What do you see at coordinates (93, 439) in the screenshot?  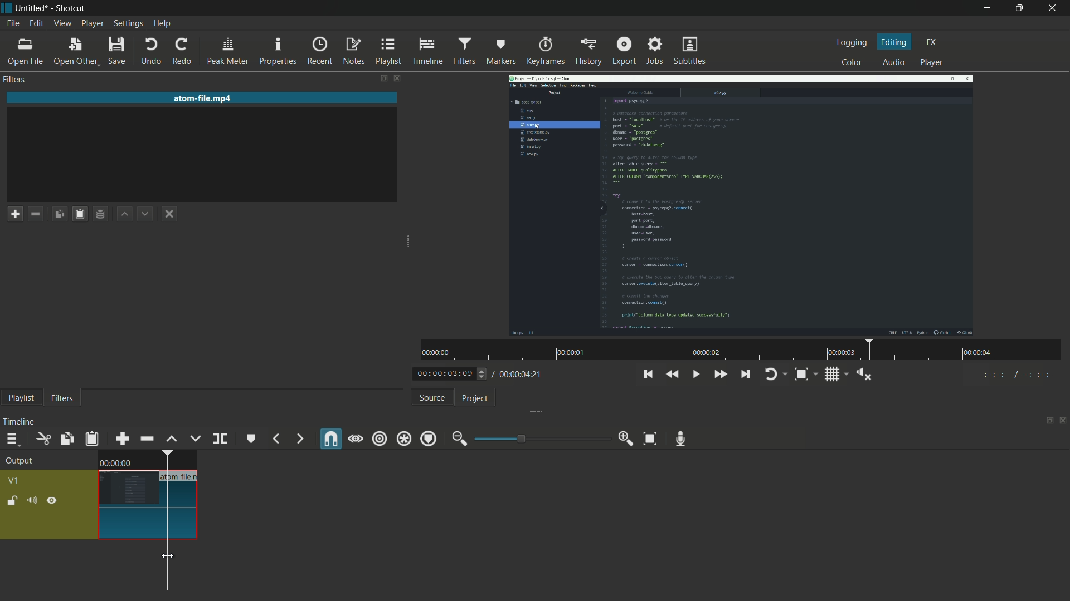 I see `paste` at bounding box center [93, 439].